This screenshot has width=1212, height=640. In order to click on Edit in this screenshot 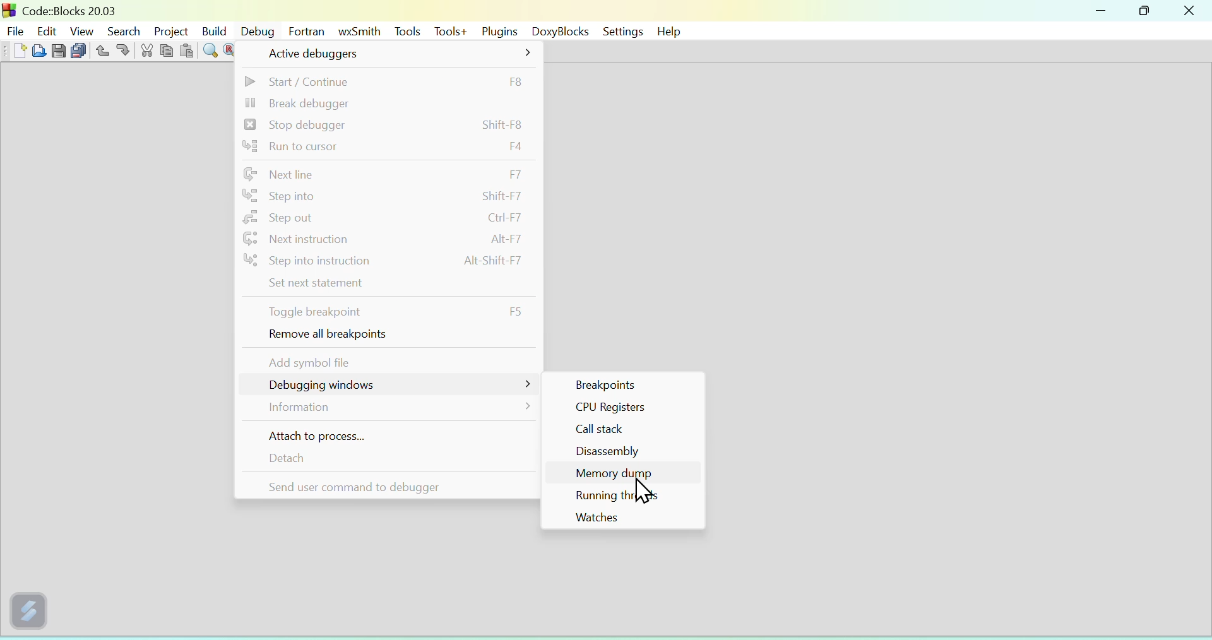, I will do `click(49, 30)`.